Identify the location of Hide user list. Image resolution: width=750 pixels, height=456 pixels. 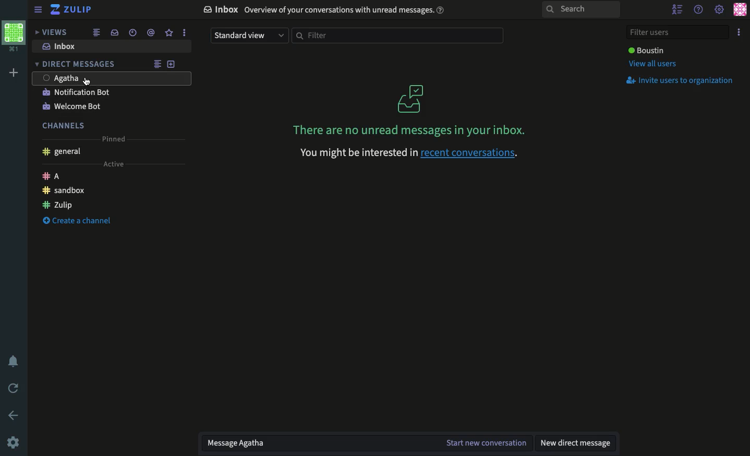
(679, 8).